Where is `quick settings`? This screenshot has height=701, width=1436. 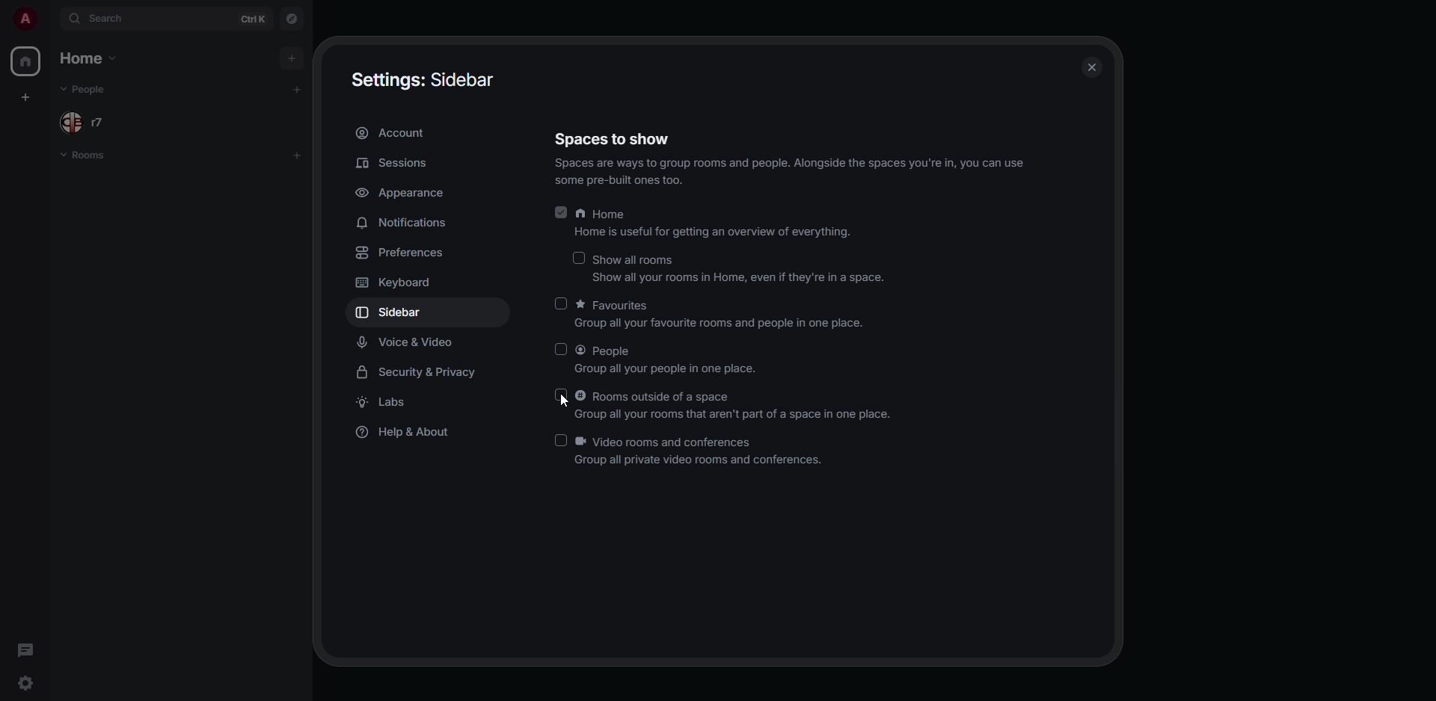 quick settings is located at coordinates (24, 682).